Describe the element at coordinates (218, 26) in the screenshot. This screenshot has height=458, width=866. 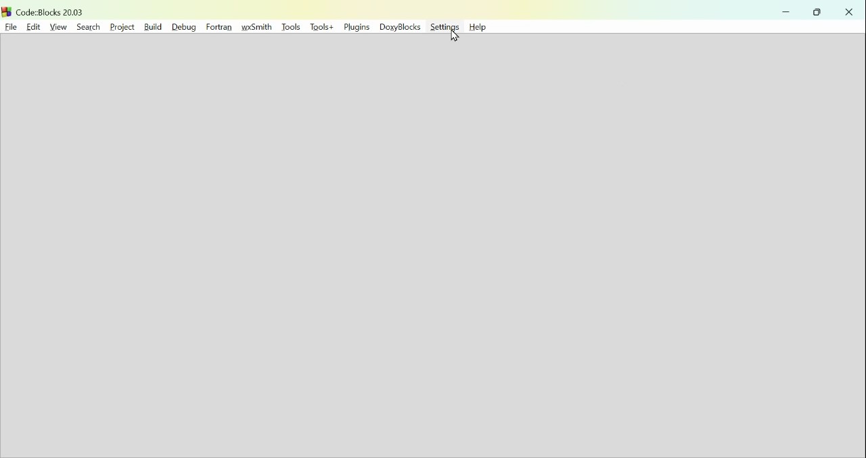
I see `fortran` at that location.